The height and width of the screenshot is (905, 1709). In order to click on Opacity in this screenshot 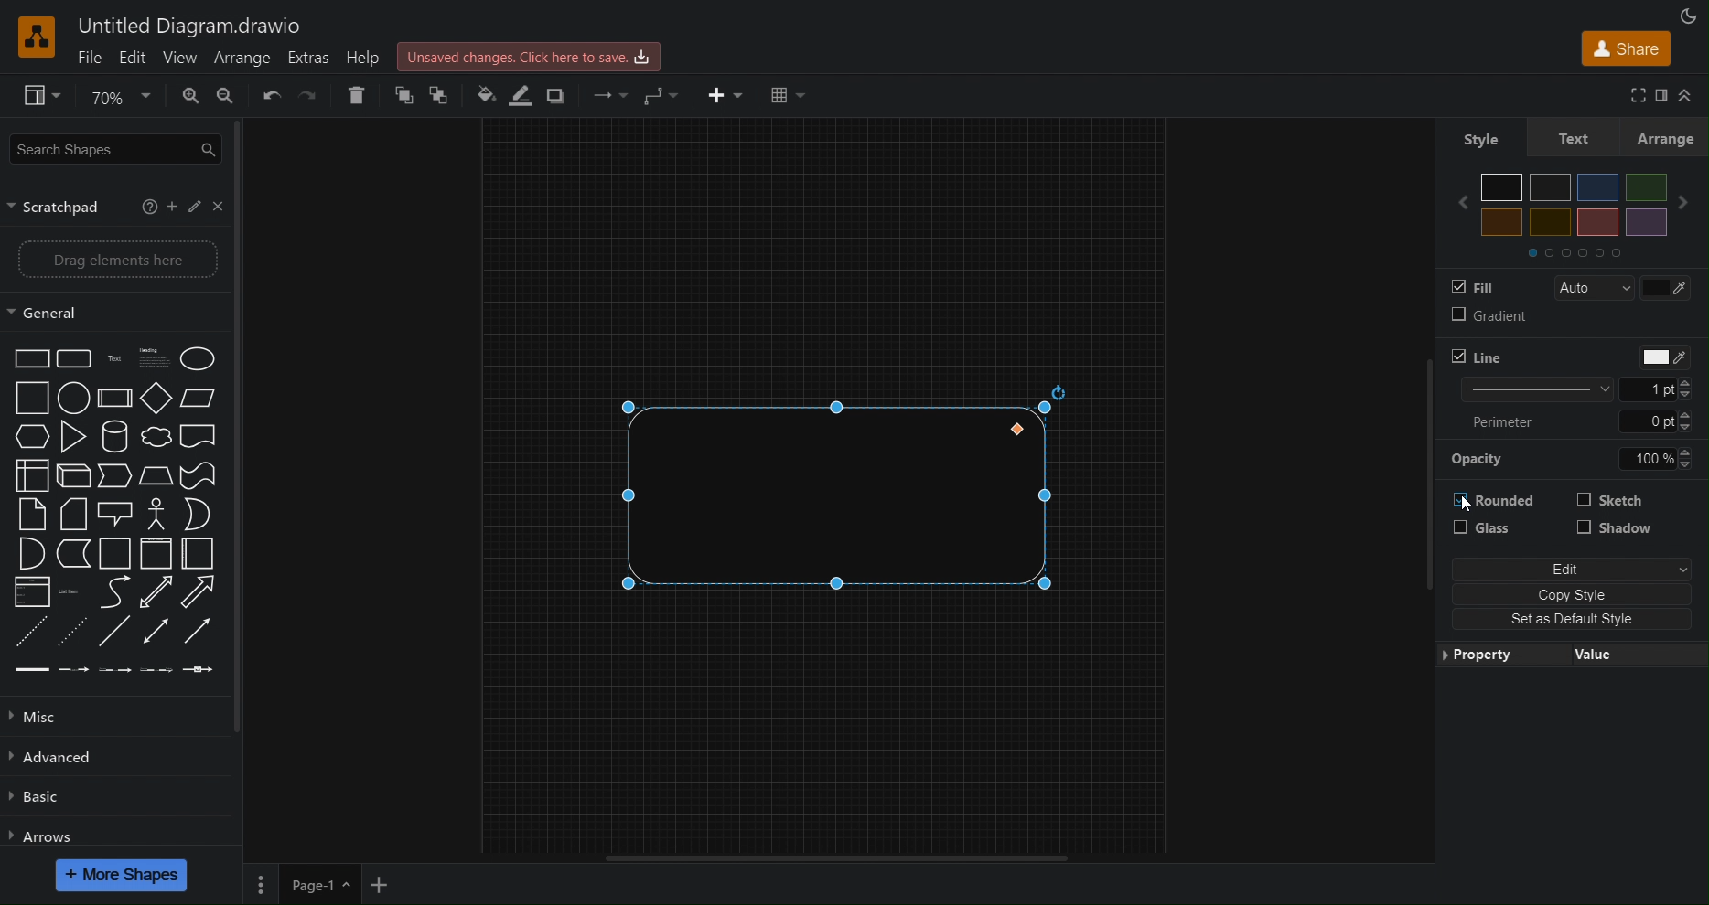, I will do `click(1576, 461)`.